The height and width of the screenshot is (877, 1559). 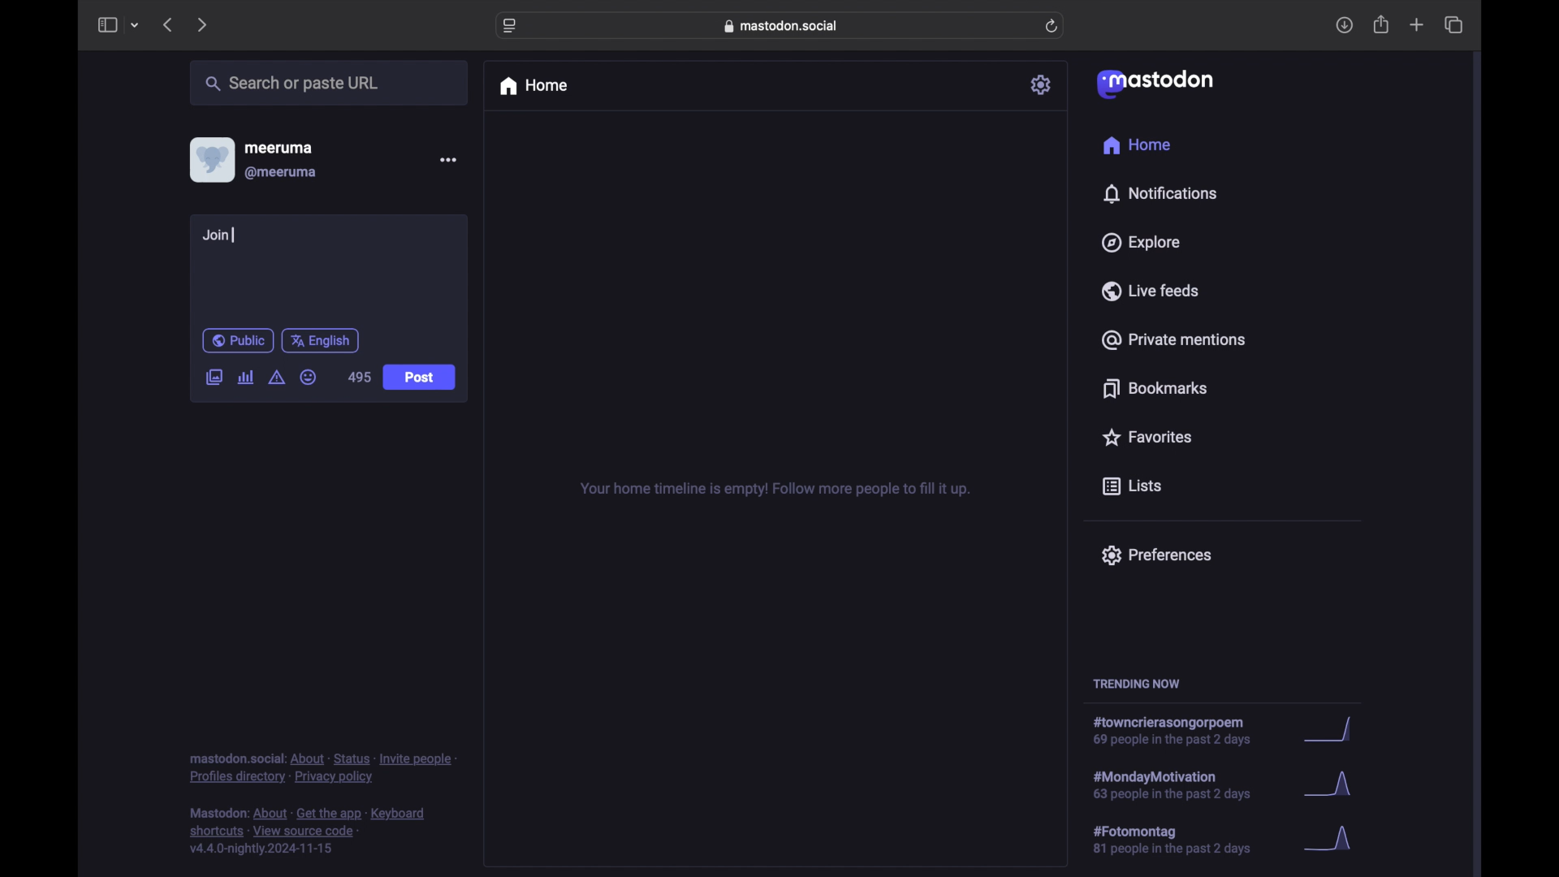 I want to click on english, so click(x=321, y=340).